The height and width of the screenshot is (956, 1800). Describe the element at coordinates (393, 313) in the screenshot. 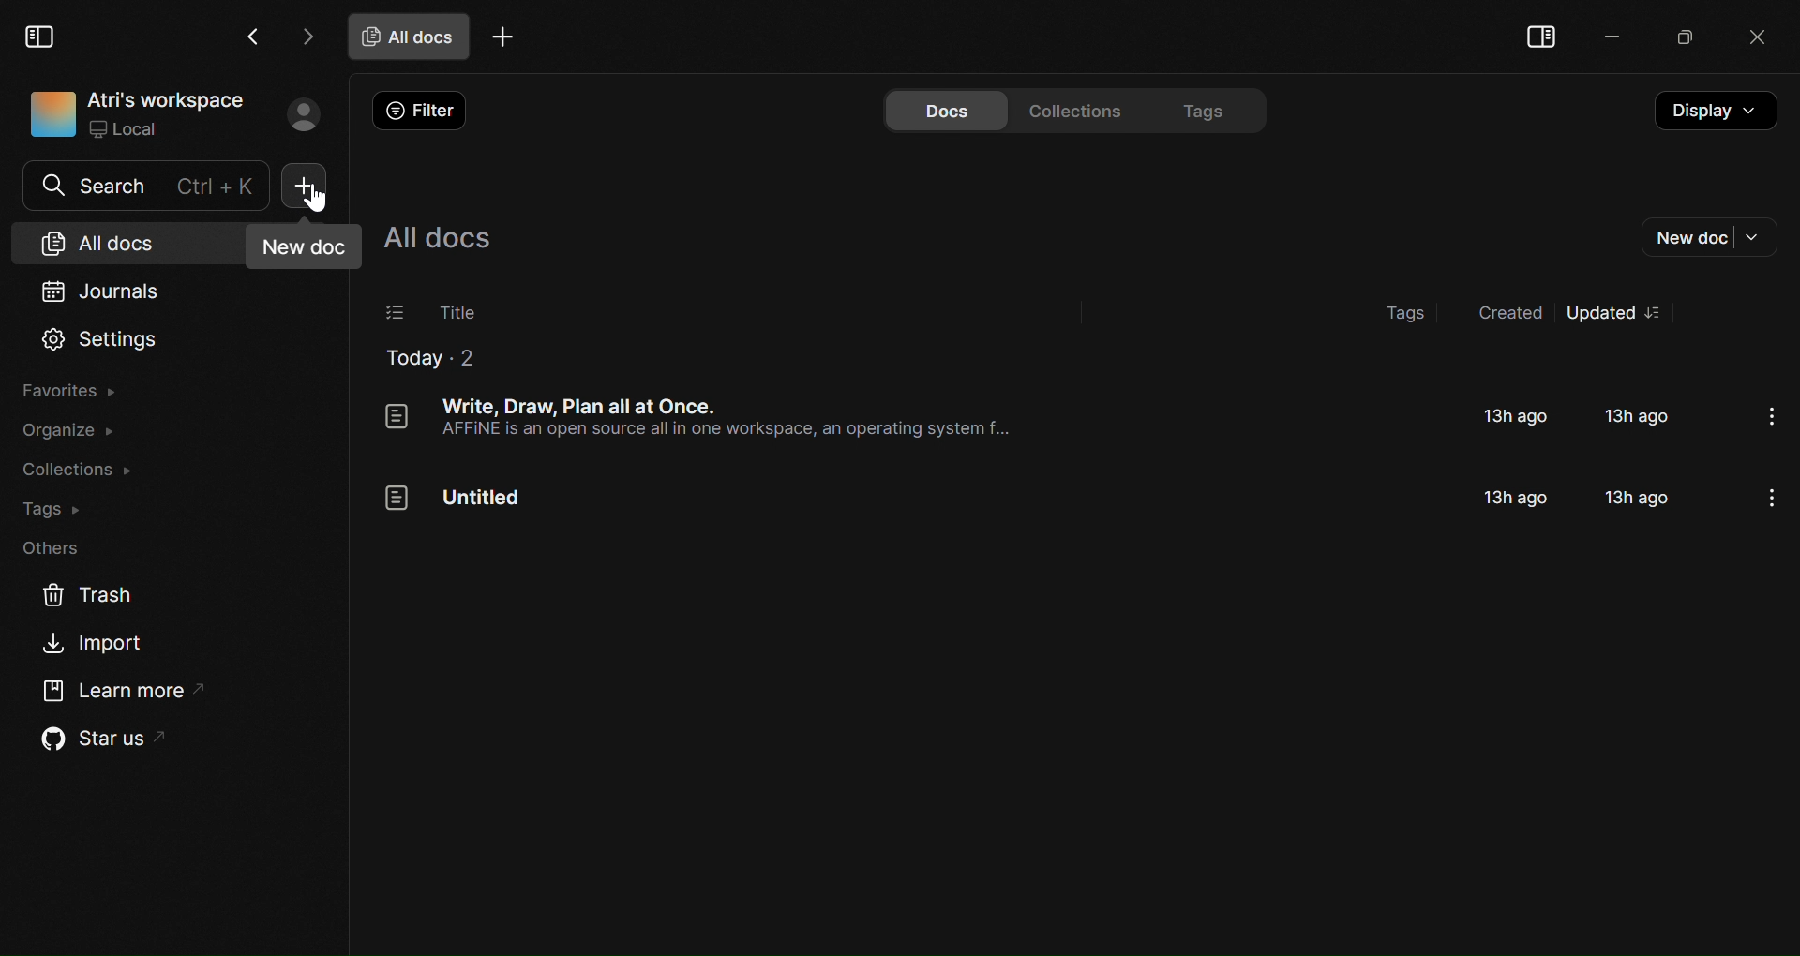

I see `Select documents` at that location.